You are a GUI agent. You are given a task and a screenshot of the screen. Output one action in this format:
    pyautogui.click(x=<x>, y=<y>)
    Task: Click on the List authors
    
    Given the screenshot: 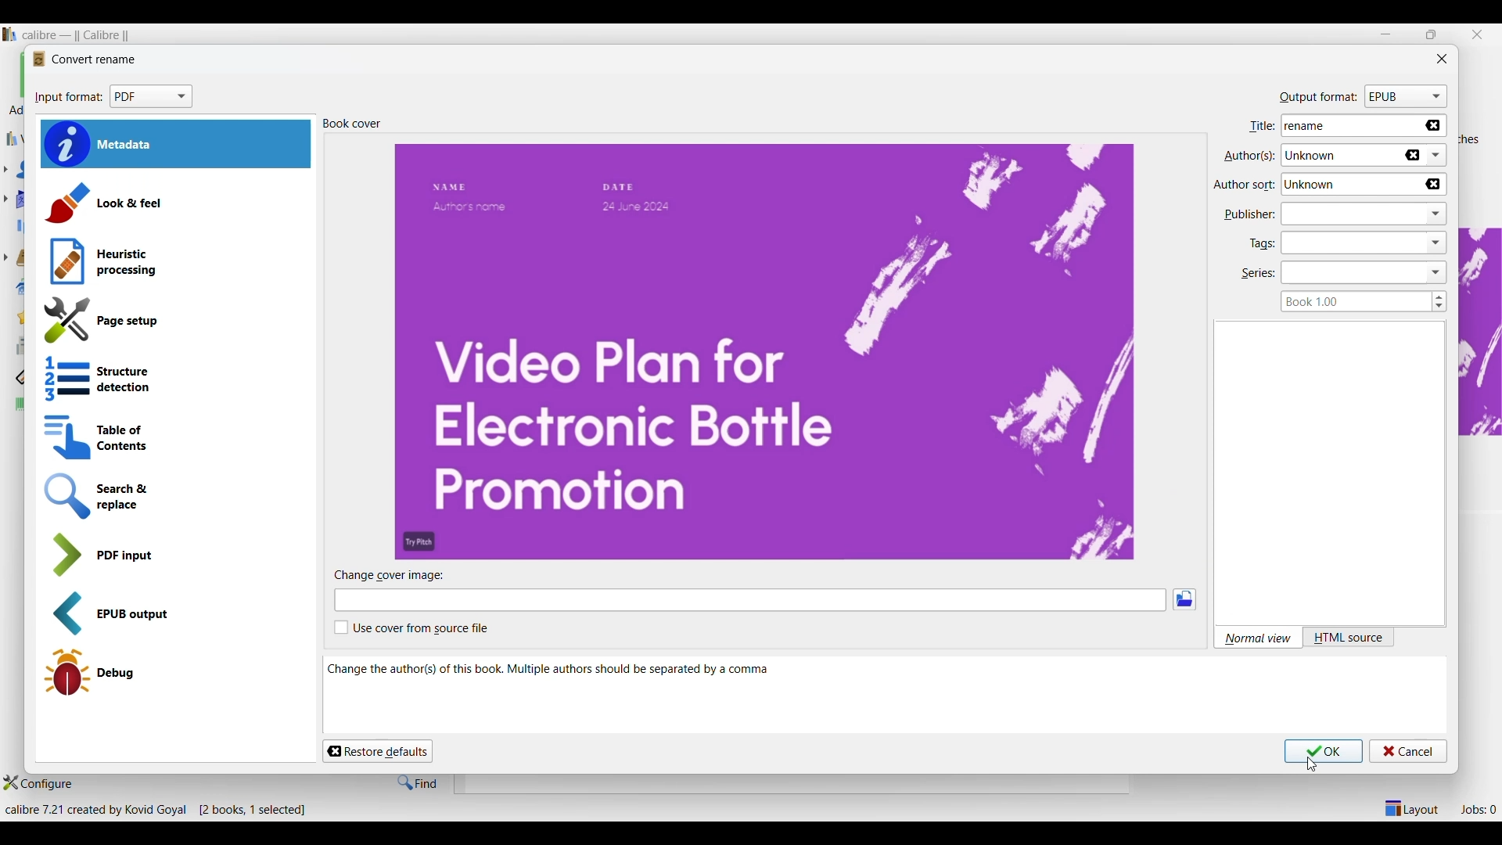 What is the action you would take?
    pyautogui.click(x=1436, y=155)
    